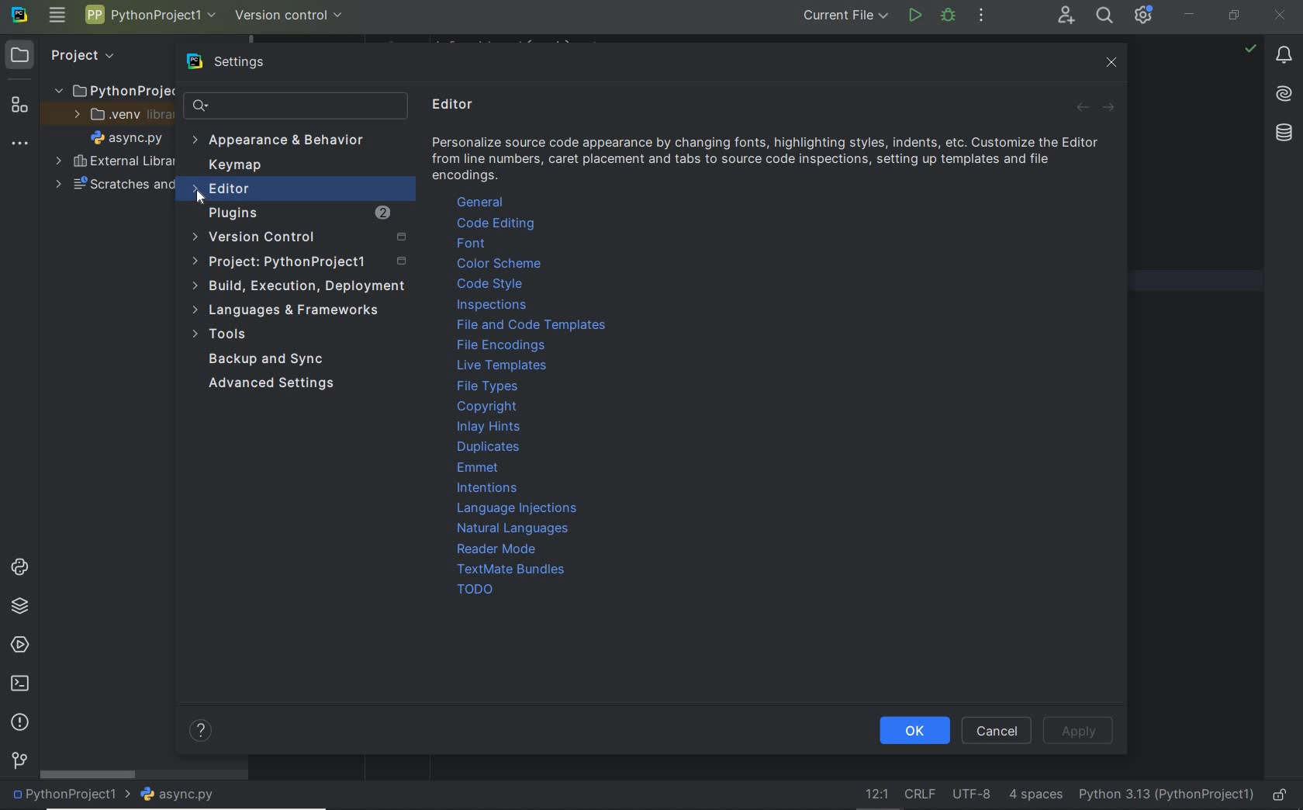 The image size is (1303, 810). What do you see at coordinates (1065, 17) in the screenshot?
I see `code with me` at bounding box center [1065, 17].